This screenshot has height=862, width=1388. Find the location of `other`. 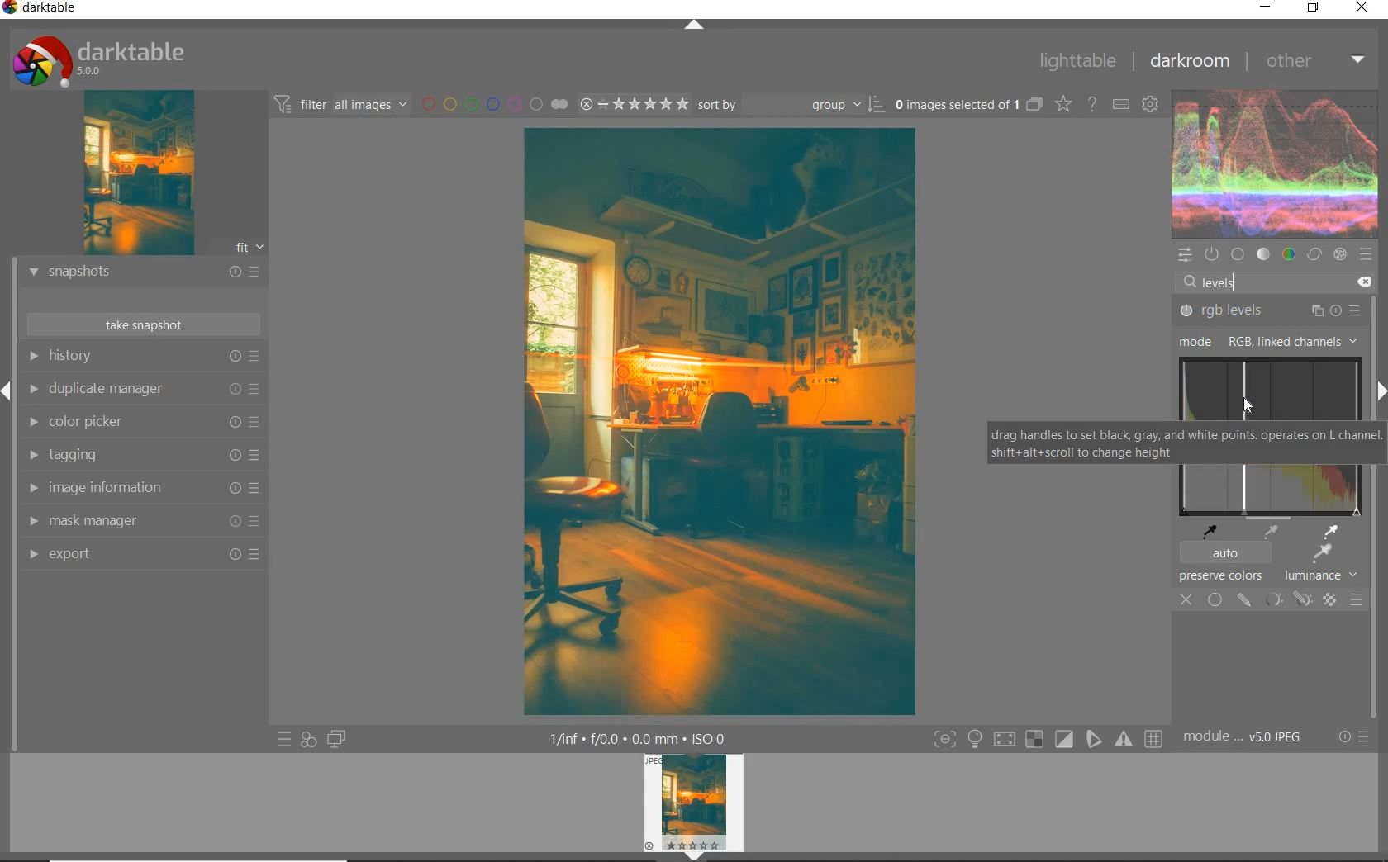

other is located at coordinates (1314, 61).